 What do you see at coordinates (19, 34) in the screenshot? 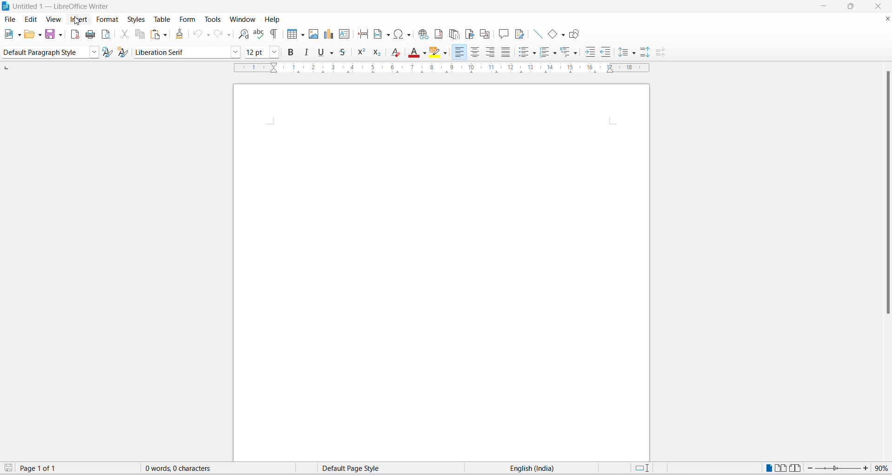
I see `file  options` at bounding box center [19, 34].